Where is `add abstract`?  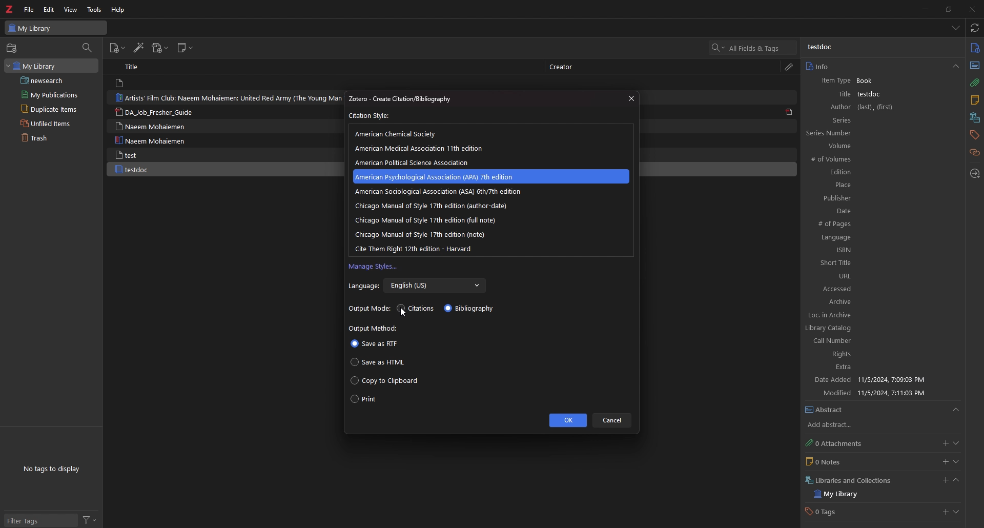 add abstract is located at coordinates (838, 425).